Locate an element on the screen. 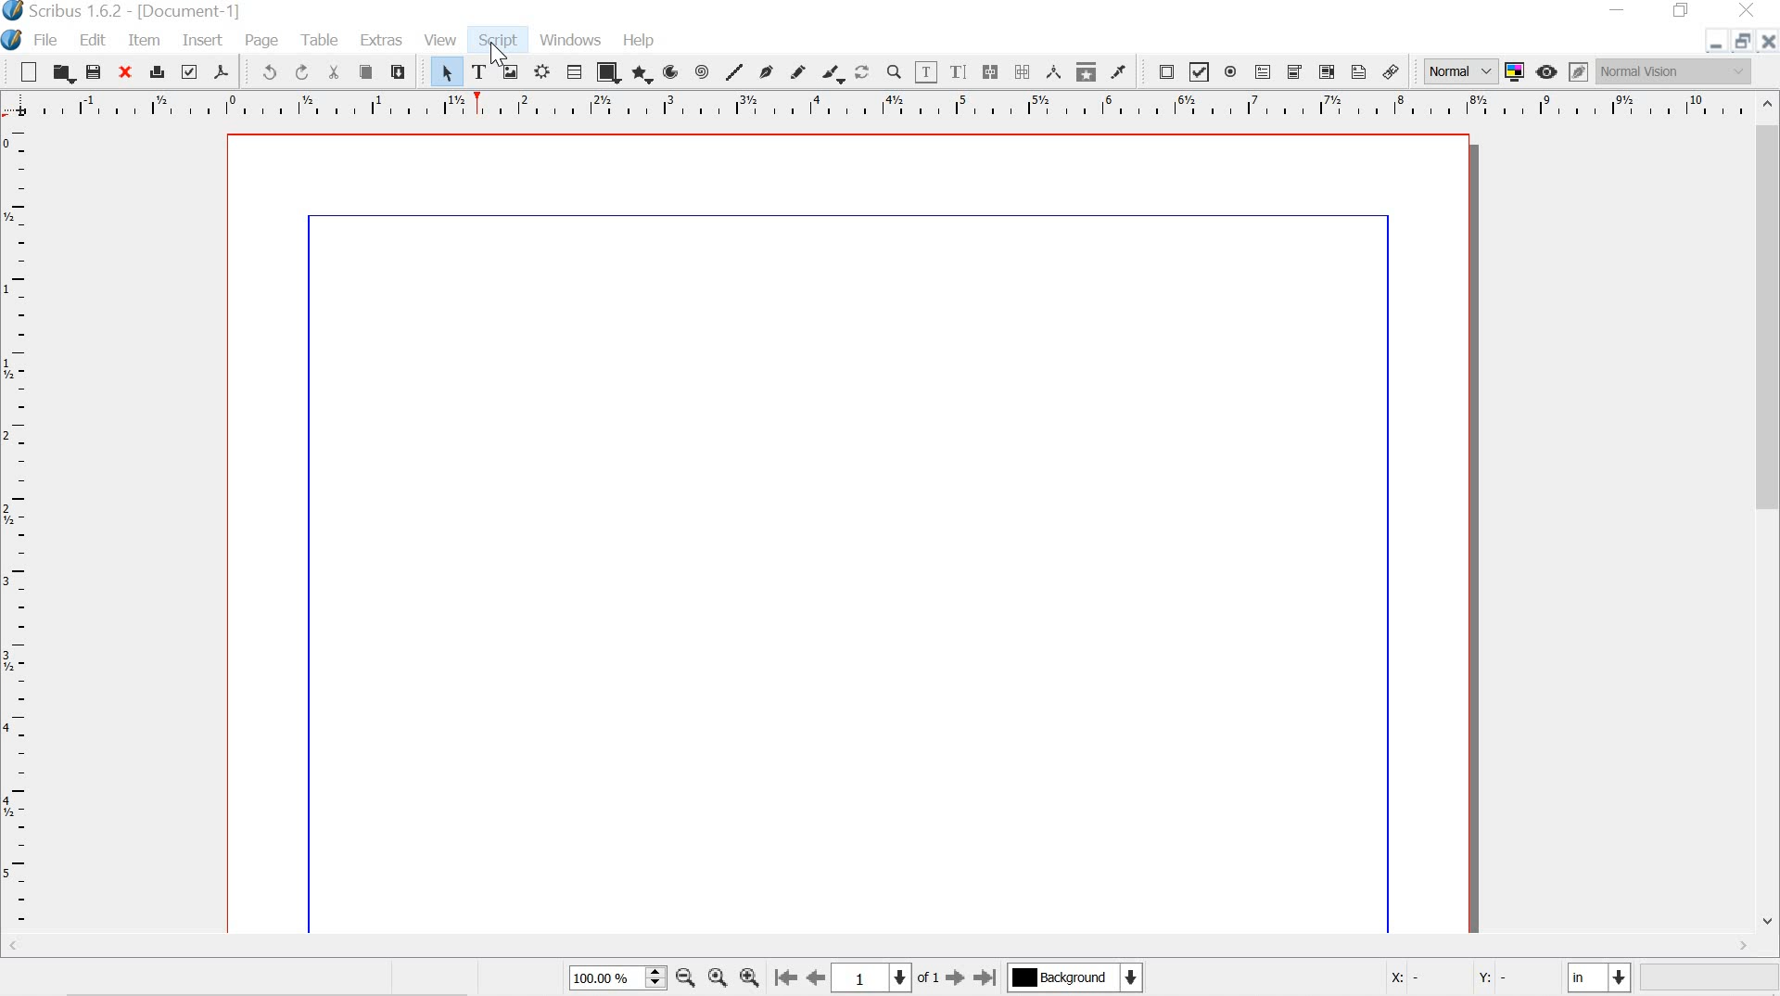  text frame is located at coordinates (478, 70).